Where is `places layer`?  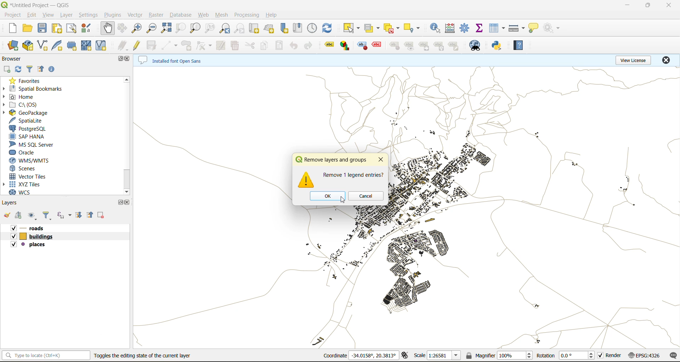
places layer is located at coordinates (34, 245).